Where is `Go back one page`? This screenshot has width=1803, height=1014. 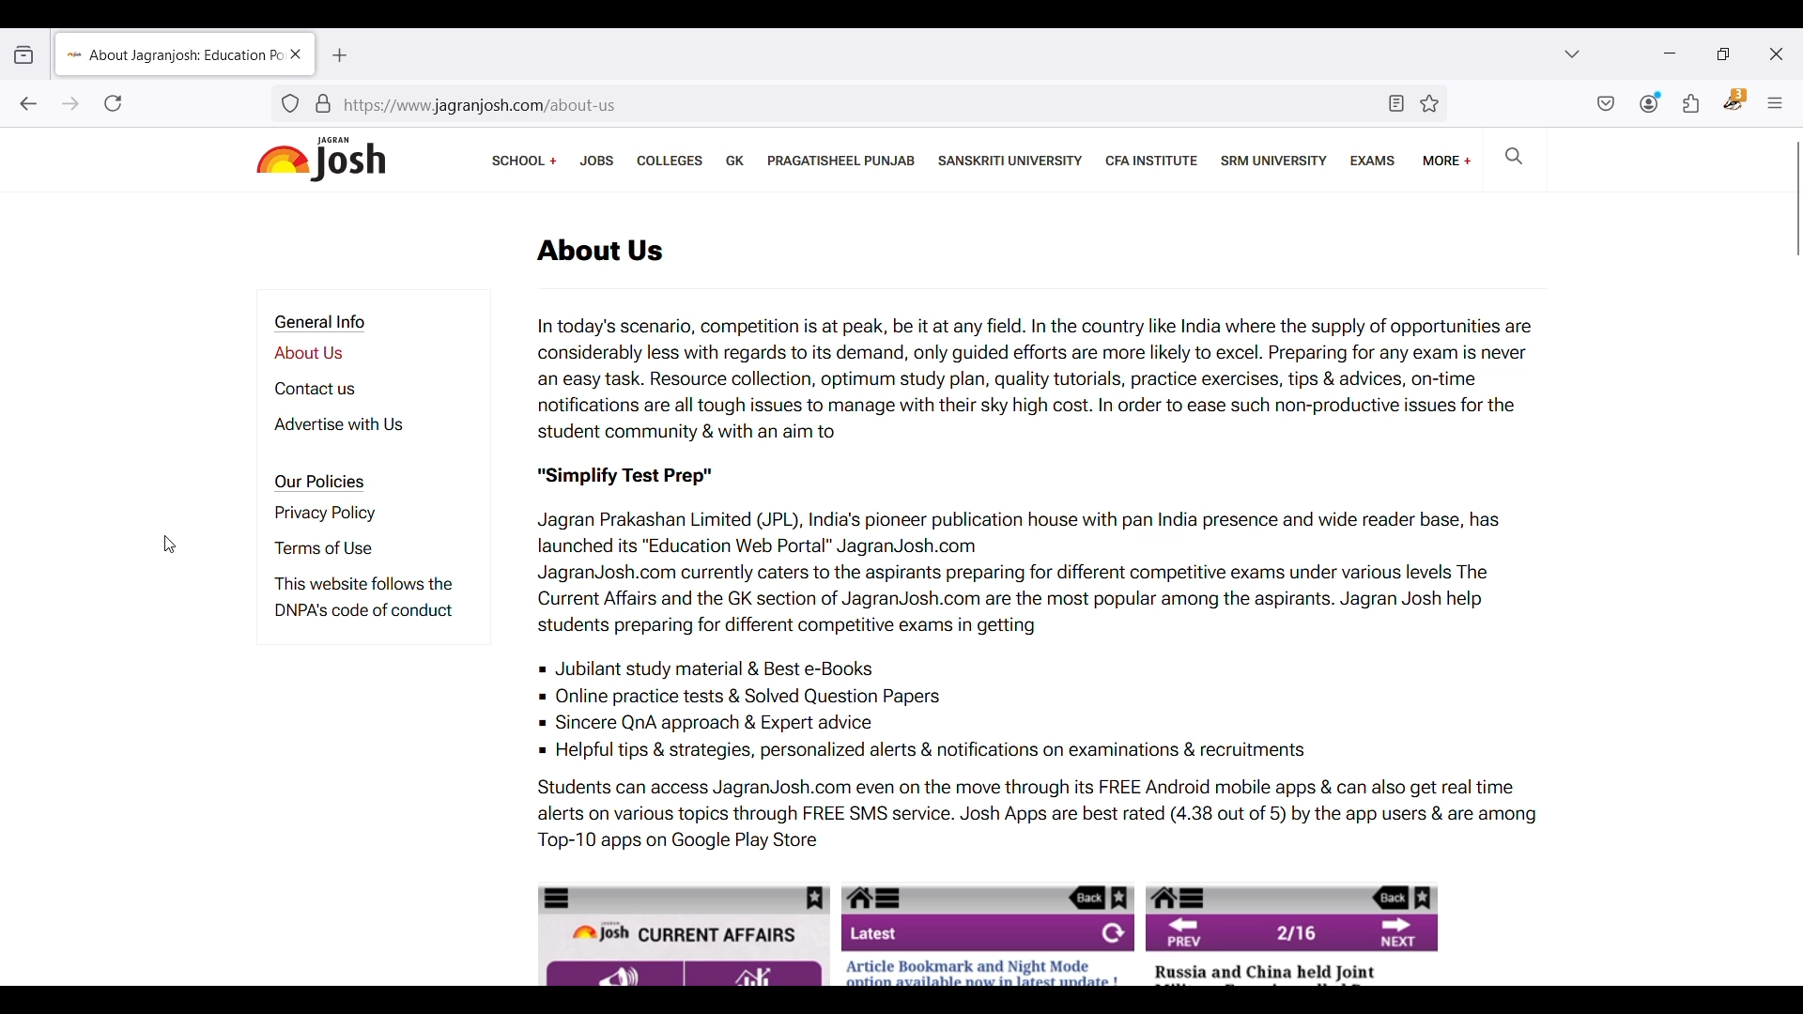
Go back one page is located at coordinates (27, 103).